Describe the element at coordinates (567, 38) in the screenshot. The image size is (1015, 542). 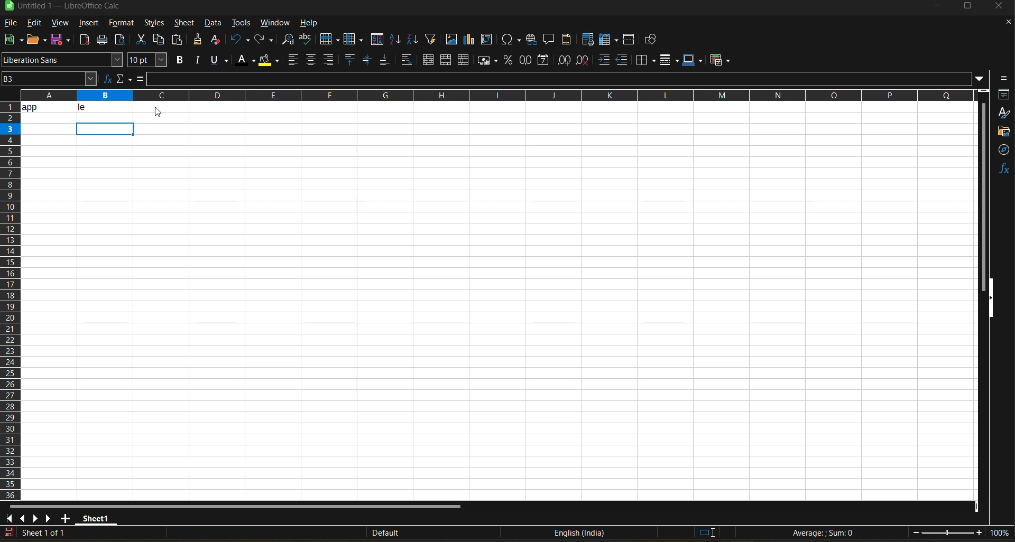
I see `headers and footers` at that location.